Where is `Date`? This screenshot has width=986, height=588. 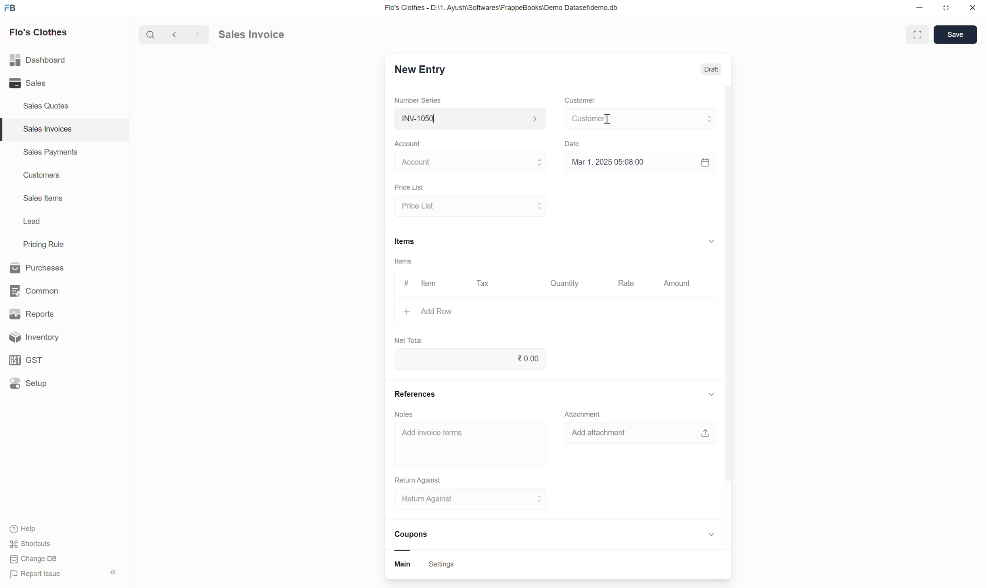
Date is located at coordinates (574, 145).